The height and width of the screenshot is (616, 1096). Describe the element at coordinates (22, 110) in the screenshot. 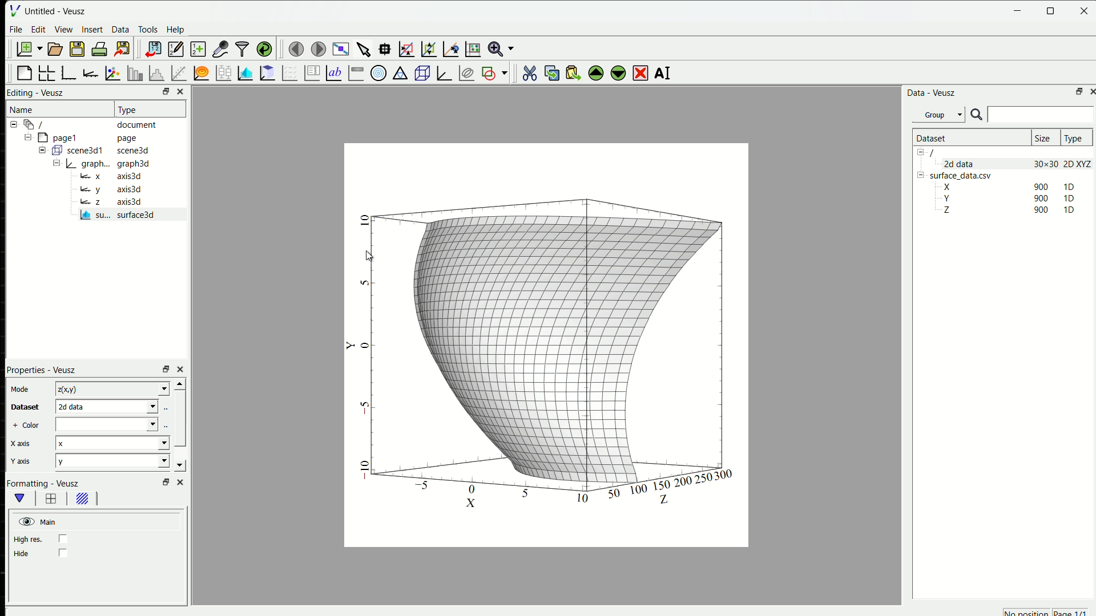

I see `Name` at that location.